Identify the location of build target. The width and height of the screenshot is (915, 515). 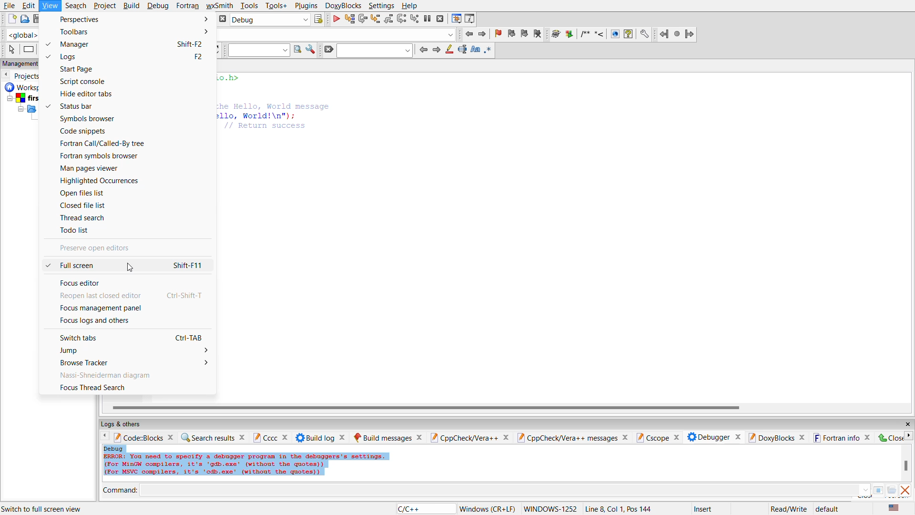
(270, 20).